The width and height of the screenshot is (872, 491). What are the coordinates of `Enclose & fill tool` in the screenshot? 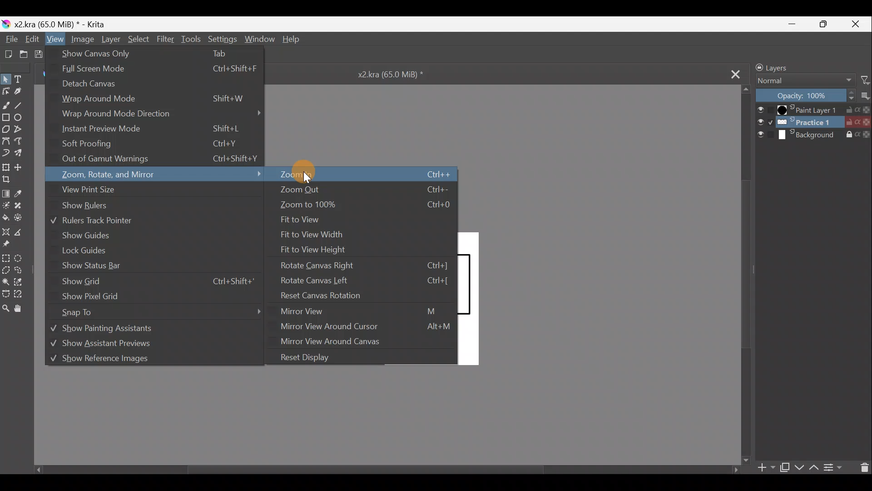 It's located at (21, 218).